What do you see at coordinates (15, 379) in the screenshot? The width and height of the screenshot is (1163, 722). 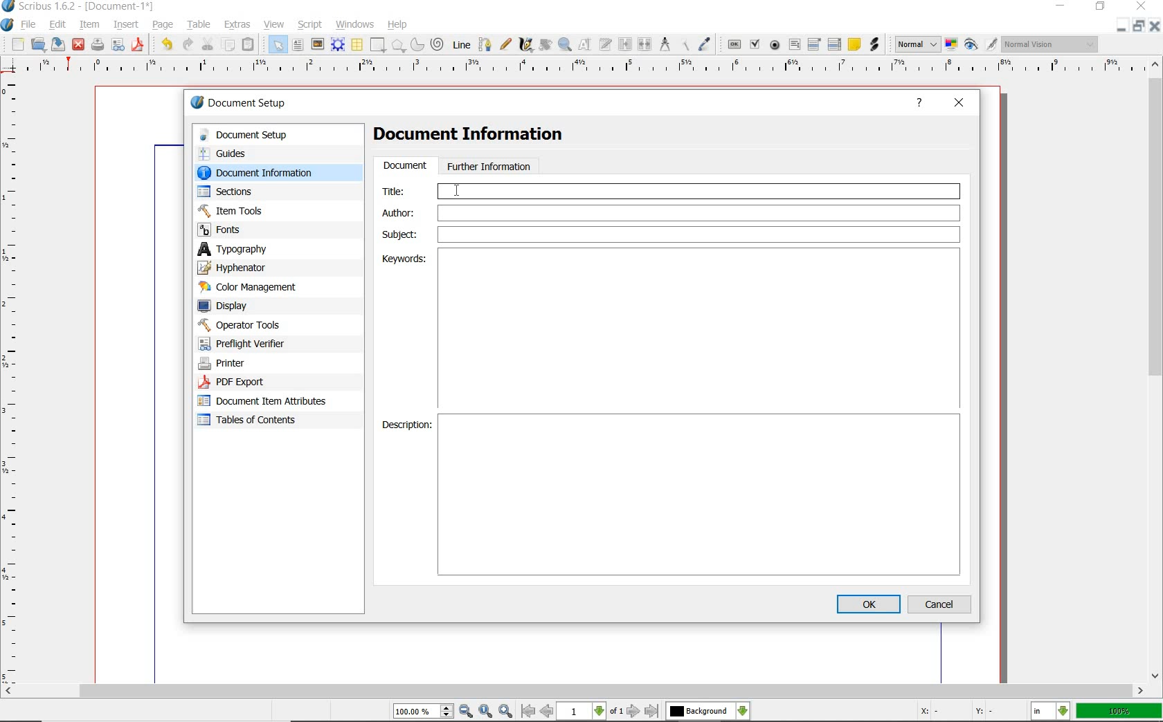 I see `ruler` at bounding box center [15, 379].